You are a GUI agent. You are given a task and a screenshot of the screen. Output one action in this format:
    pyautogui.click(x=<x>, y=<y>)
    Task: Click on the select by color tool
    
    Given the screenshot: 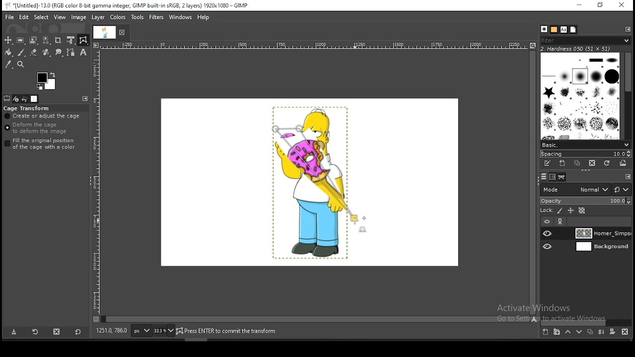 What is the action you would take?
    pyautogui.click(x=46, y=40)
    